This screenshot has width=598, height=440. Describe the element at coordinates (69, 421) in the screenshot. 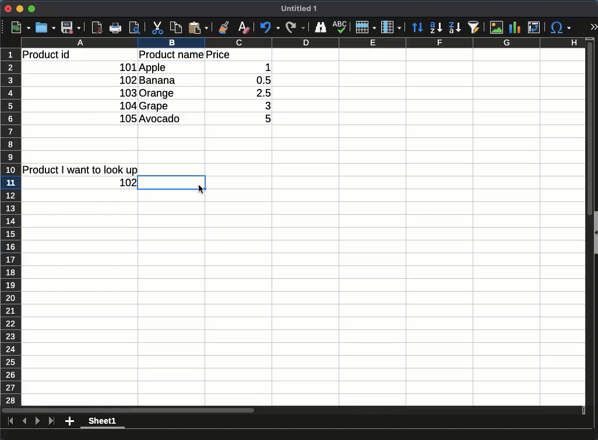

I see `add` at that location.